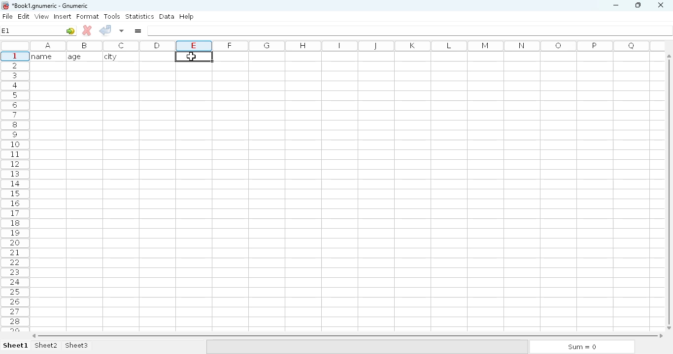 This screenshot has height=354, width=673. Describe the element at coordinates (4, 5) in the screenshot. I see `logo` at that location.